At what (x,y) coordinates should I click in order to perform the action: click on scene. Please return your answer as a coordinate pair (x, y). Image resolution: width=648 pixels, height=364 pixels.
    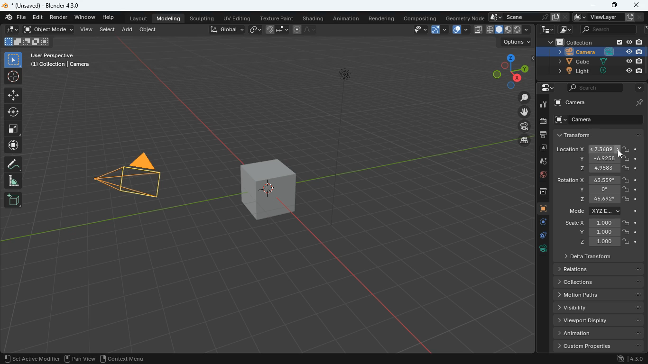
    Looking at the image, I should click on (519, 17).